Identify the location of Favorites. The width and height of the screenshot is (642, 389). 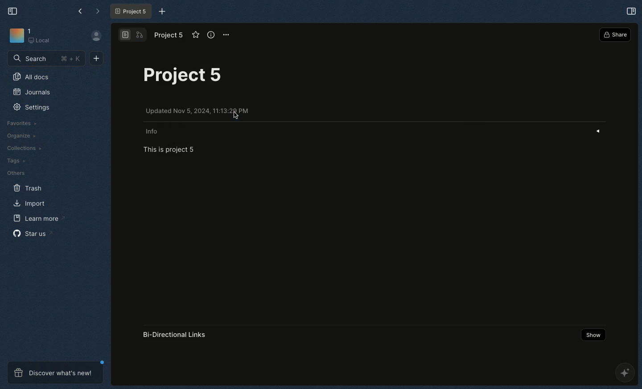
(20, 123).